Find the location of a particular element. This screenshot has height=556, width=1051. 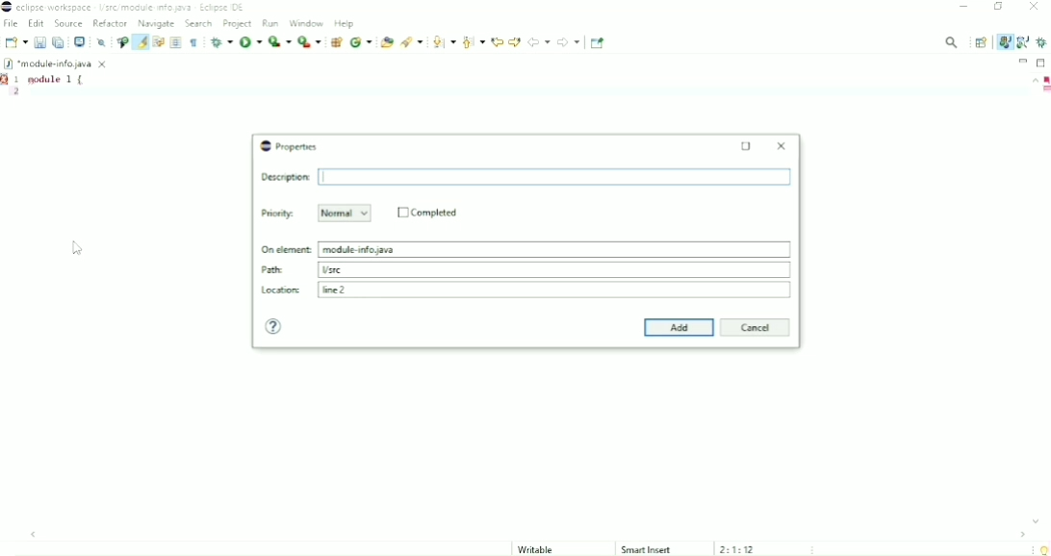

Refactor is located at coordinates (110, 23).